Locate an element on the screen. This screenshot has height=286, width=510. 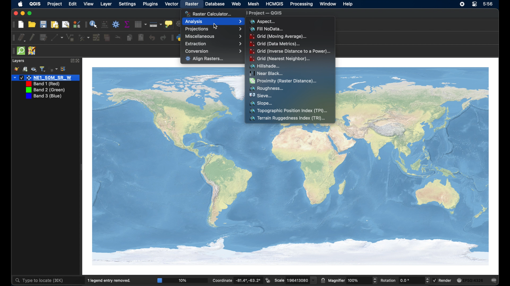
redo is located at coordinates (163, 38).